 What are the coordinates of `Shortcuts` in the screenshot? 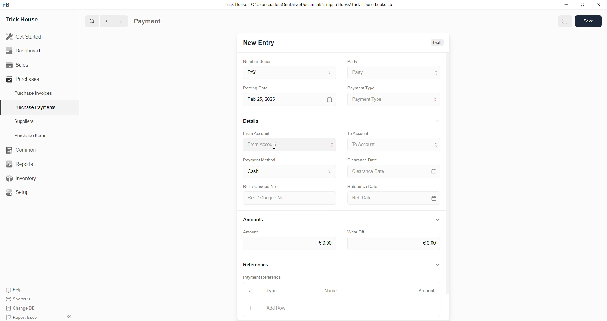 It's located at (22, 300).